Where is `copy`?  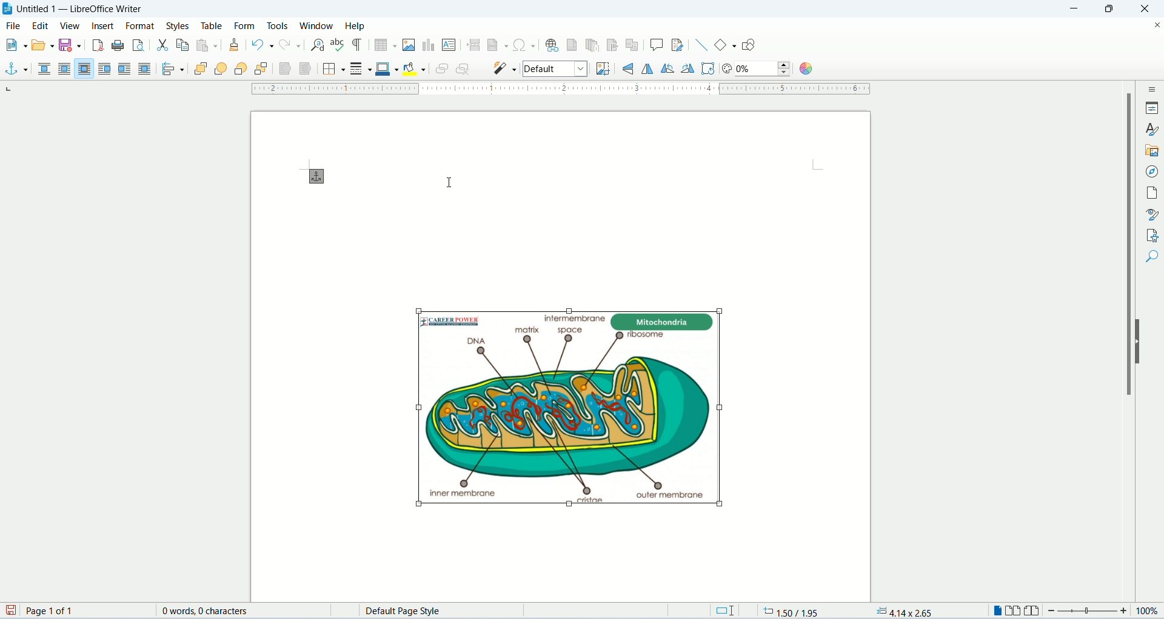
copy is located at coordinates (182, 45).